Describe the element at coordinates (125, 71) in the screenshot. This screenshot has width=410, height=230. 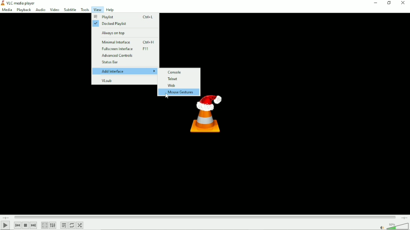
I see `Add interface` at that location.